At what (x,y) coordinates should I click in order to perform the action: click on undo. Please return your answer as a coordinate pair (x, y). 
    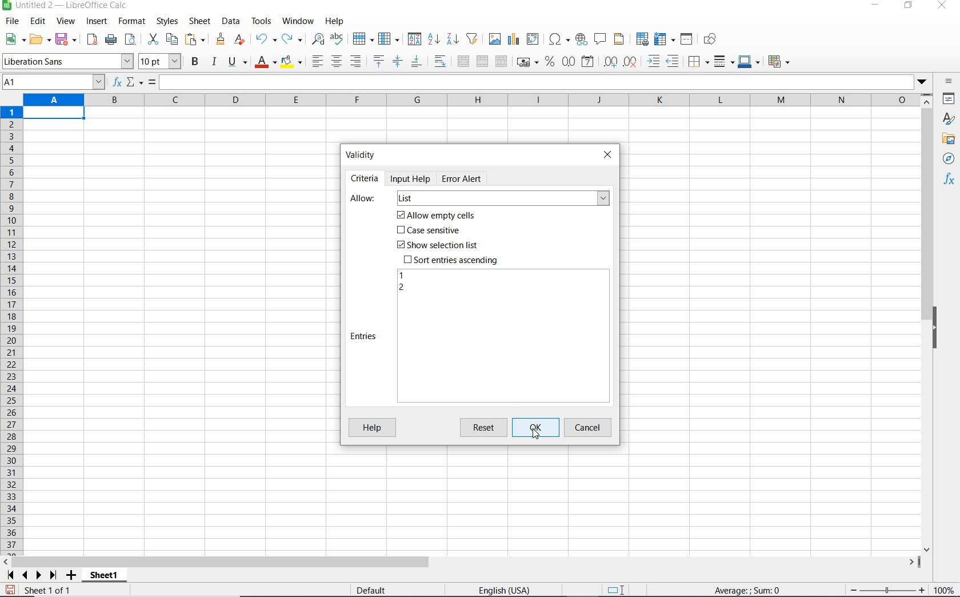
    Looking at the image, I should click on (265, 39).